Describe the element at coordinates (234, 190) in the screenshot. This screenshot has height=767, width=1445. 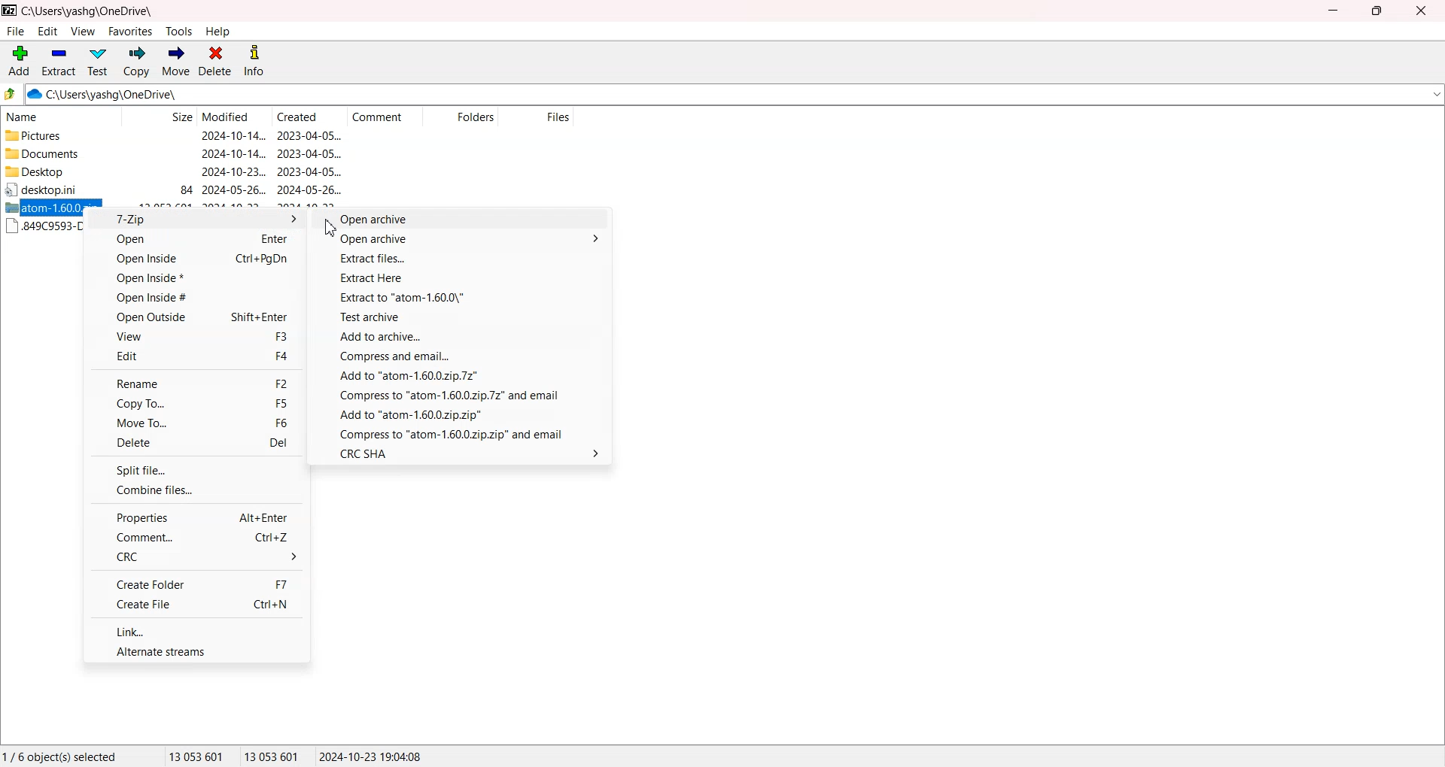
I see `2024-05-26` at that location.